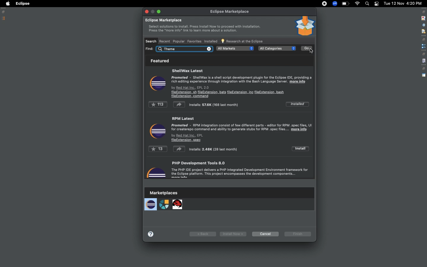 This screenshot has height=267, width=427. I want to click on Eclipse marketplace, so click(203, 26).